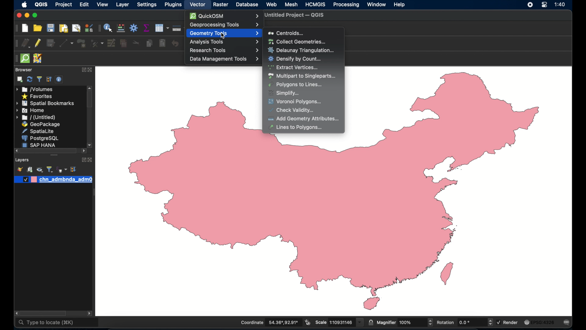 This screenshot has height=330, width=586. Describe the element at coordinates (83, 160) in the screenshot. I see `expand` at that location.